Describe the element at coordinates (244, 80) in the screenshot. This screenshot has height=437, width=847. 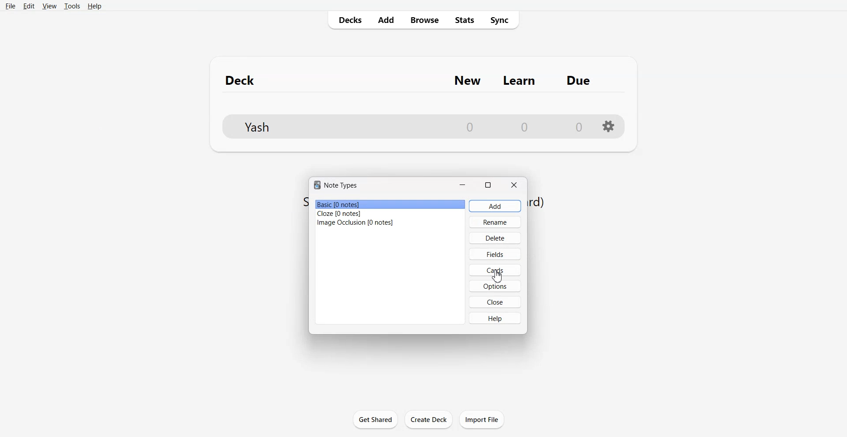
I see `Deck` at that location.